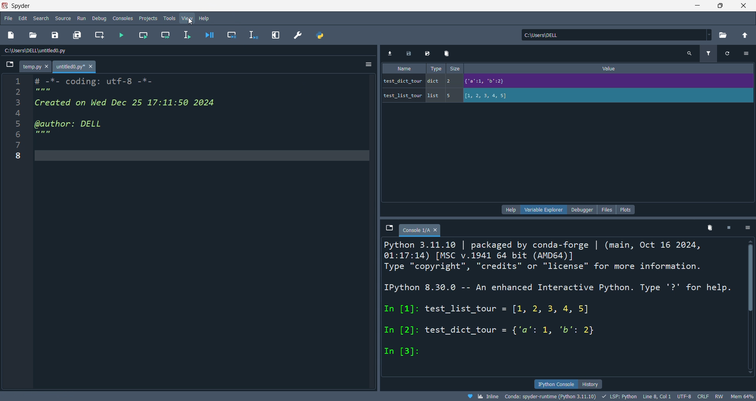 This screenshot has height=401, width=756. Describe the element at coordinates (143, 36) in the screenshot. I see `run cell` at that location.